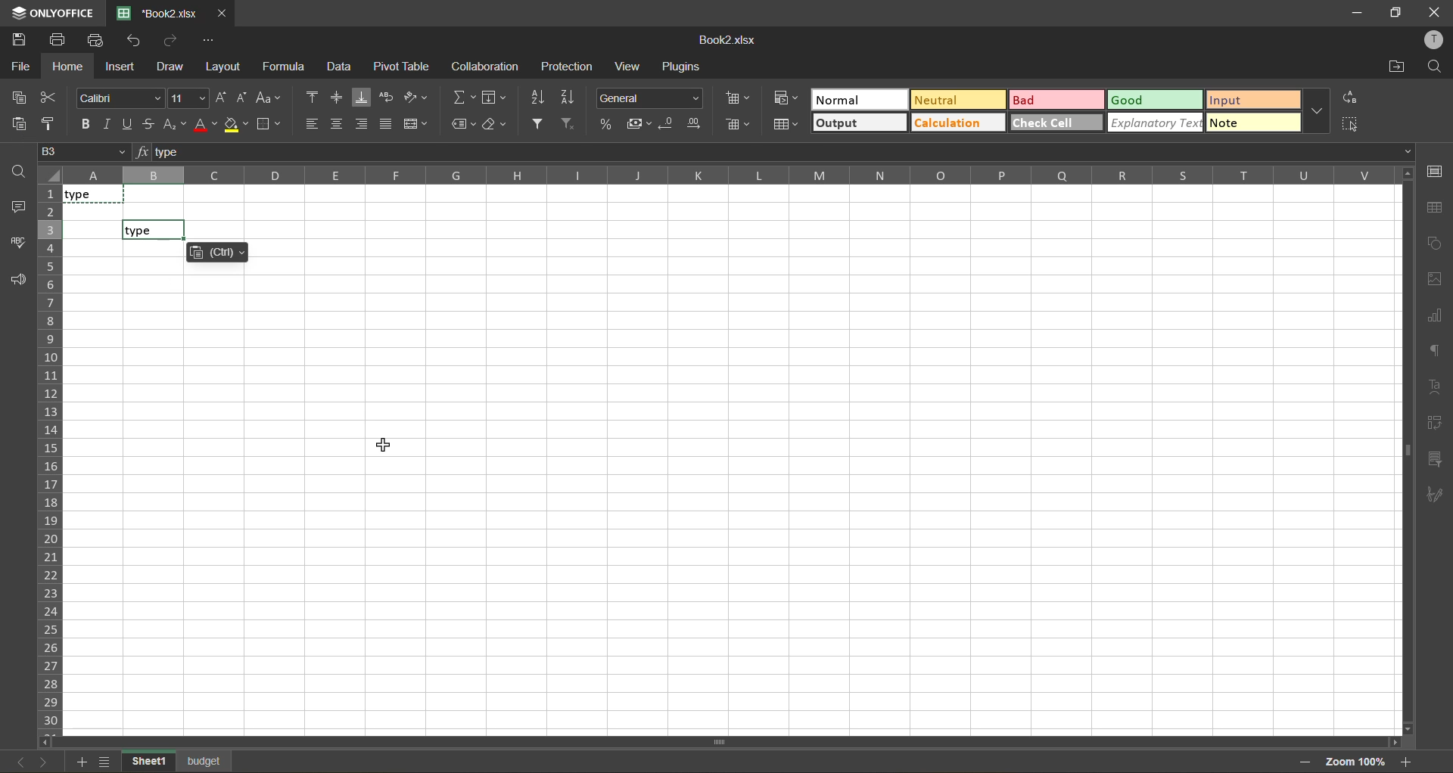 This screenshot has height=773, width=1453. I want to click on sort ascending, so click(537, 100).